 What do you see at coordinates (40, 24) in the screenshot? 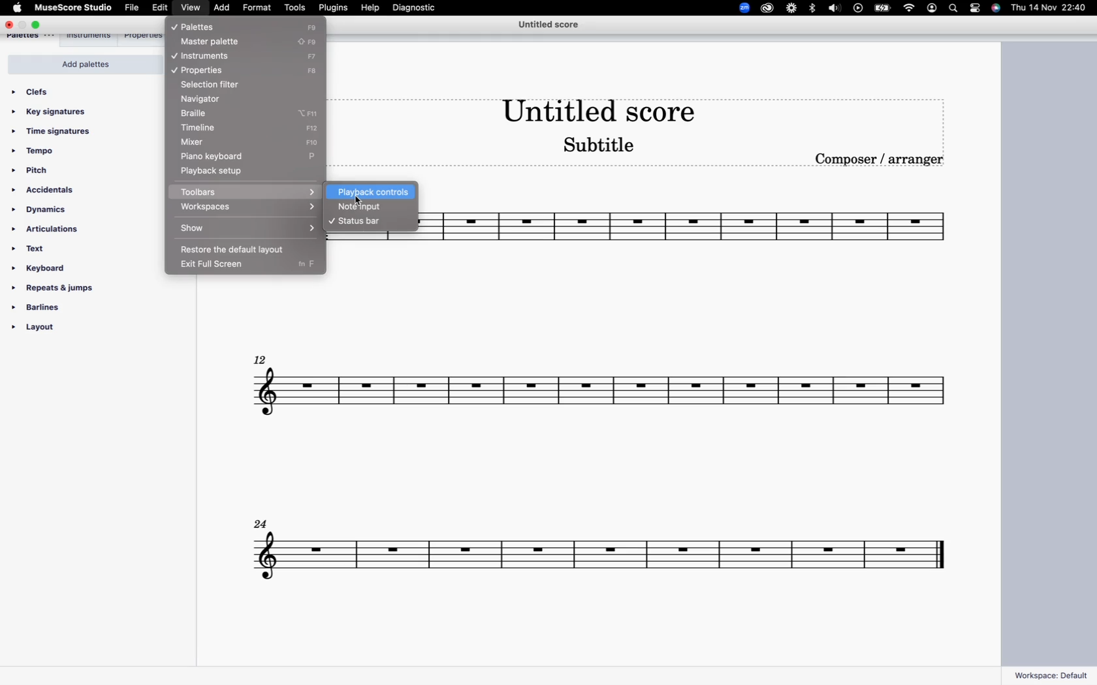
I see `maximize` at bounding box center [40, 24].